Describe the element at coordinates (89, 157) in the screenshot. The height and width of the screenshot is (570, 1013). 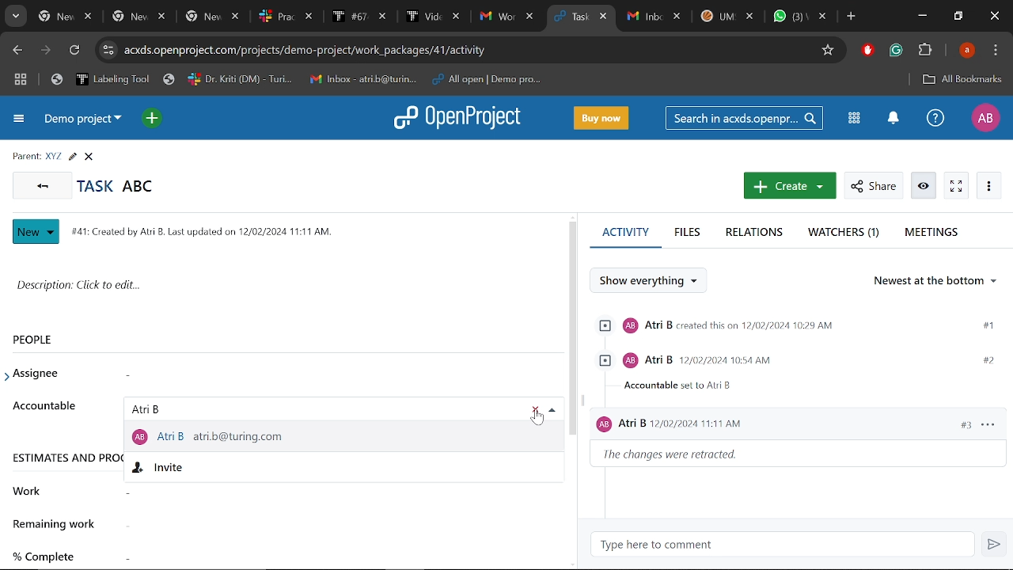
I see `Close` at that location.